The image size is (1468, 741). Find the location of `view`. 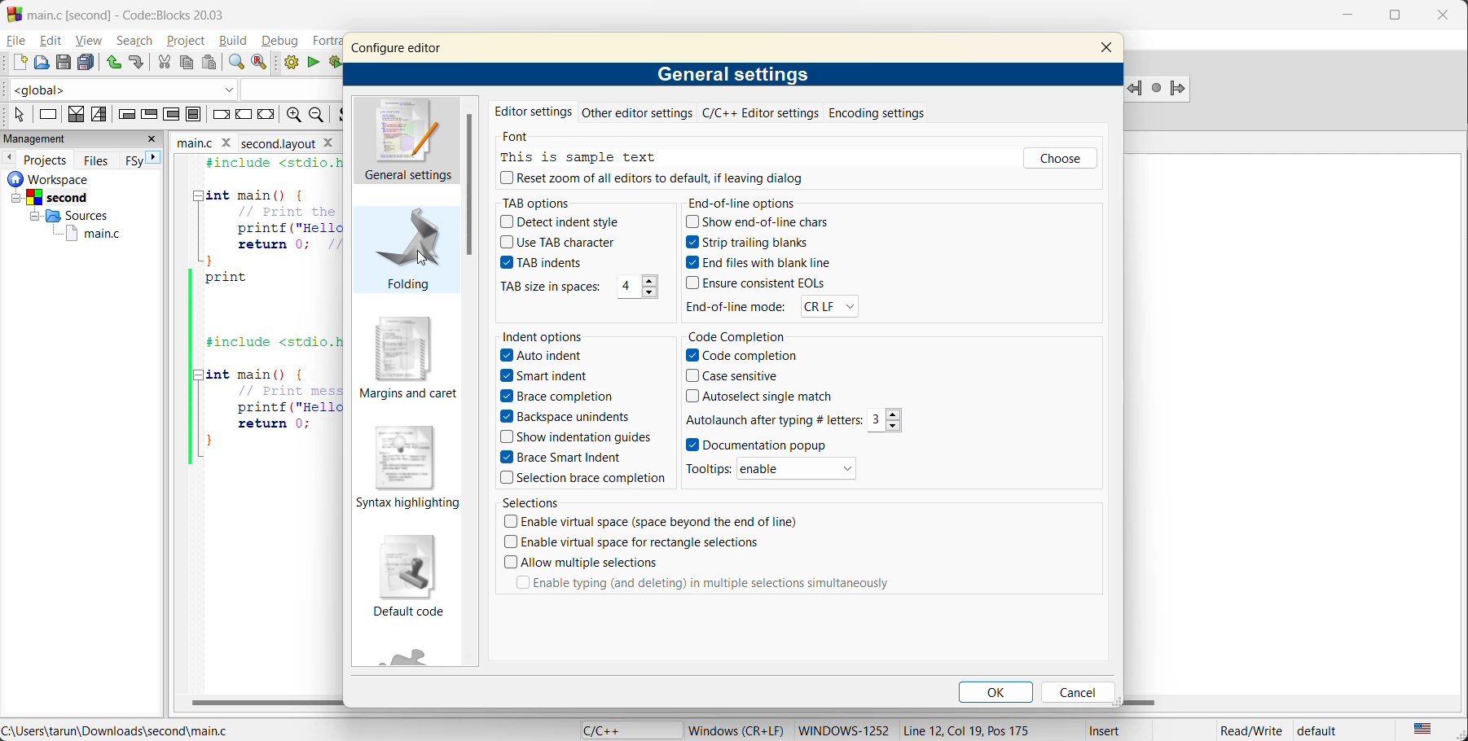

view is located at coordinates (87, 40).